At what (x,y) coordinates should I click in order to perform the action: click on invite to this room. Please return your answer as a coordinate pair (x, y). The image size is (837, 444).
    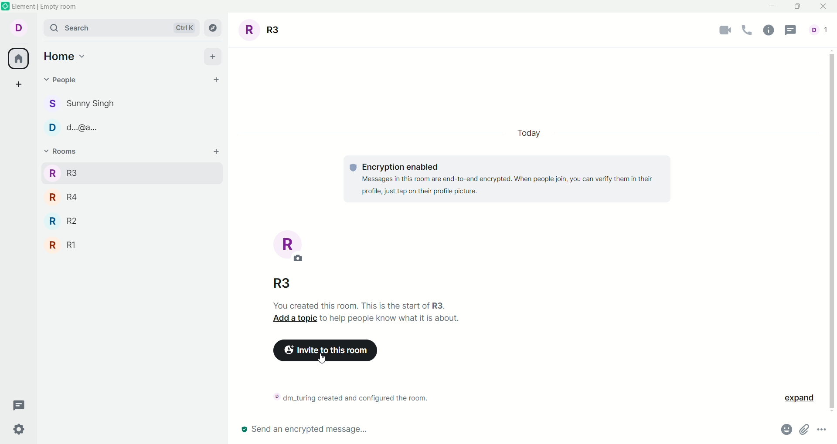
    Looking at the image, I should click on (328, 353).